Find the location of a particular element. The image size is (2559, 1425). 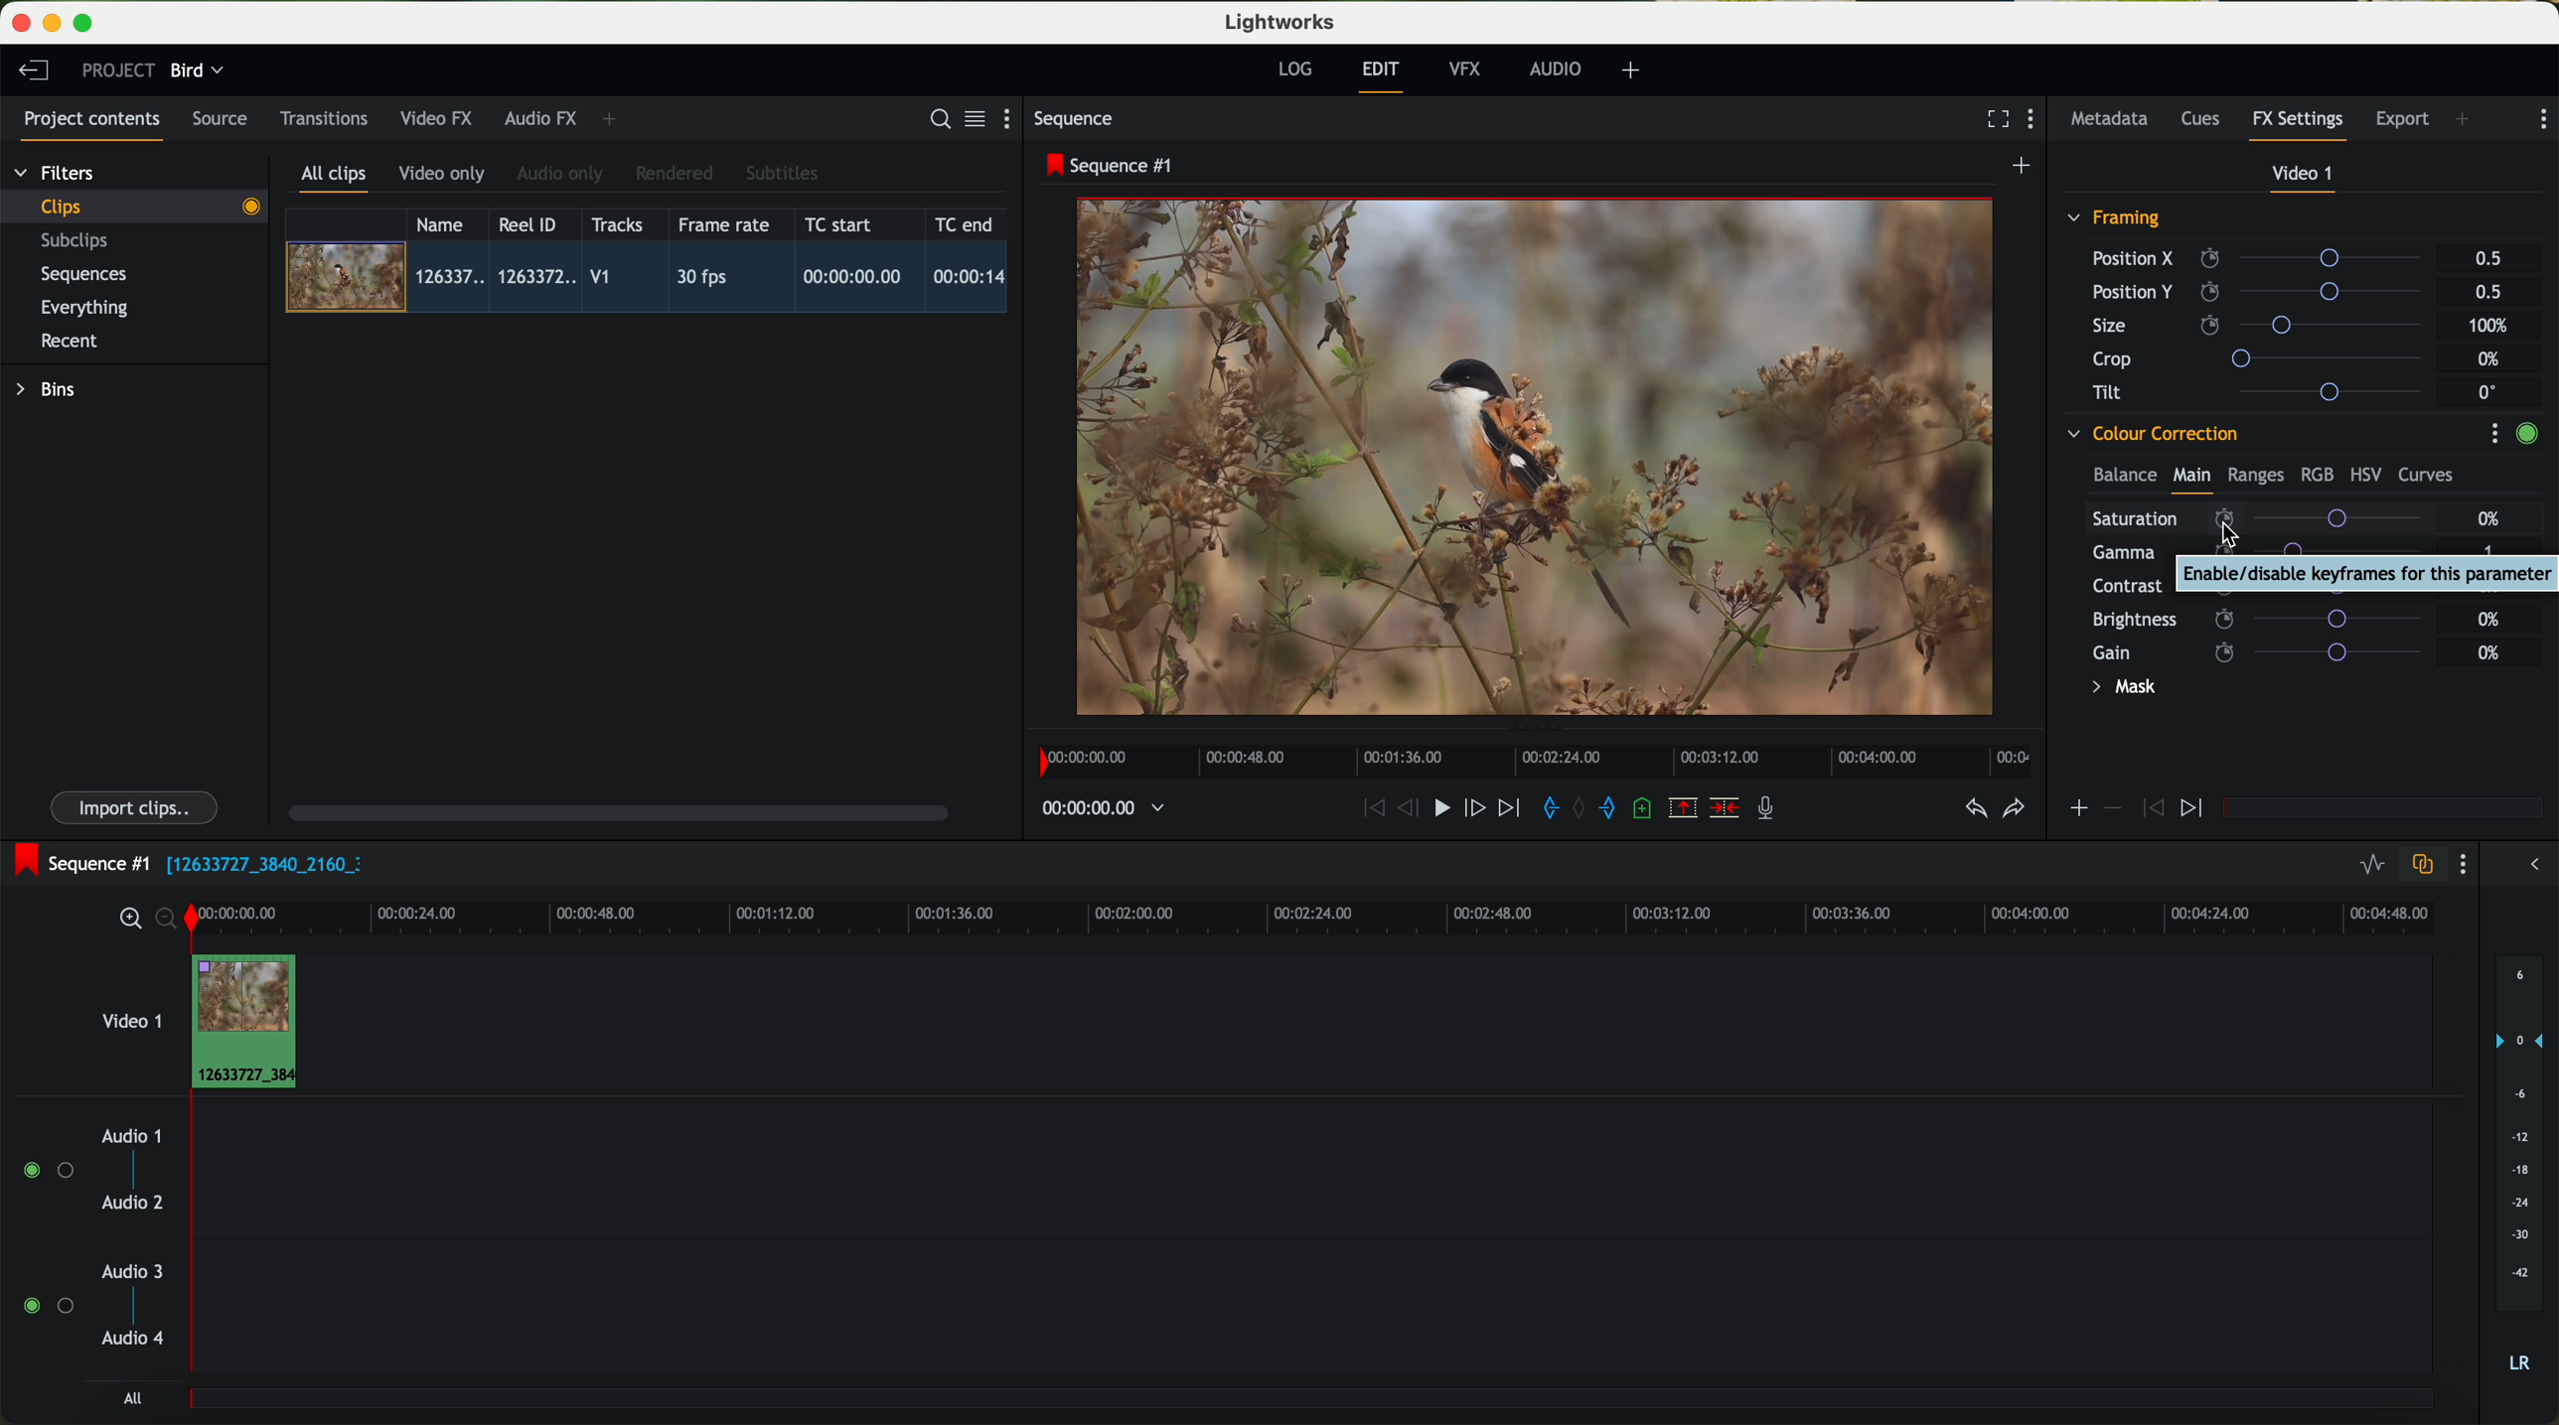

delete/cut is located at coordinates (1725, 808).